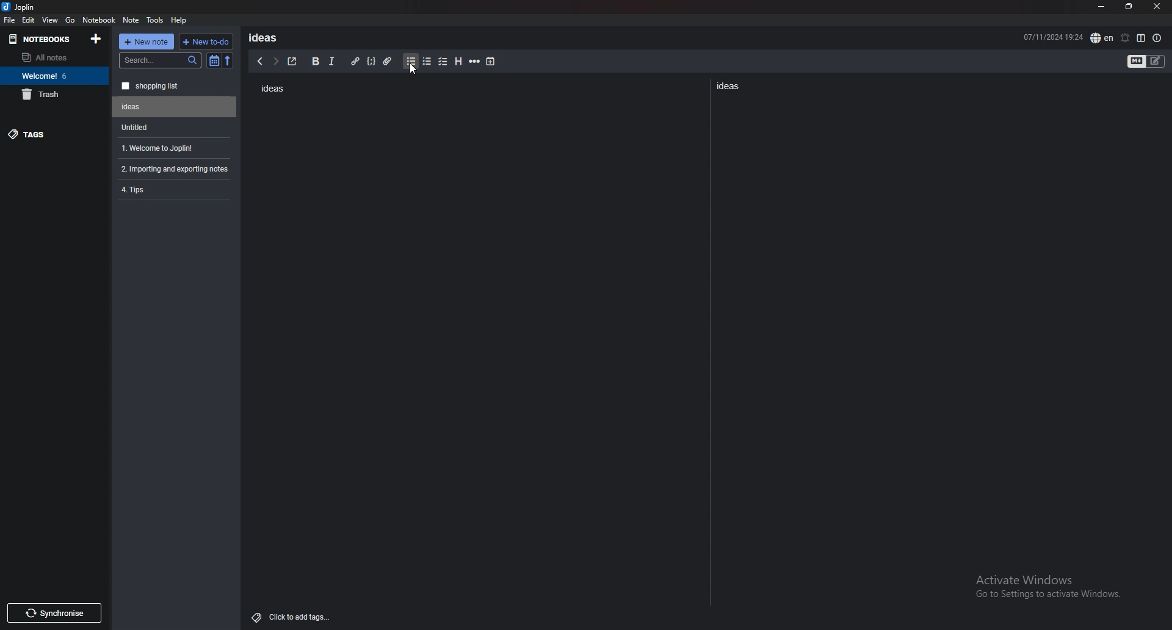  Describe the element at coordinates (474, 62) in the screenshot. I see `horizontal rule` at that location.